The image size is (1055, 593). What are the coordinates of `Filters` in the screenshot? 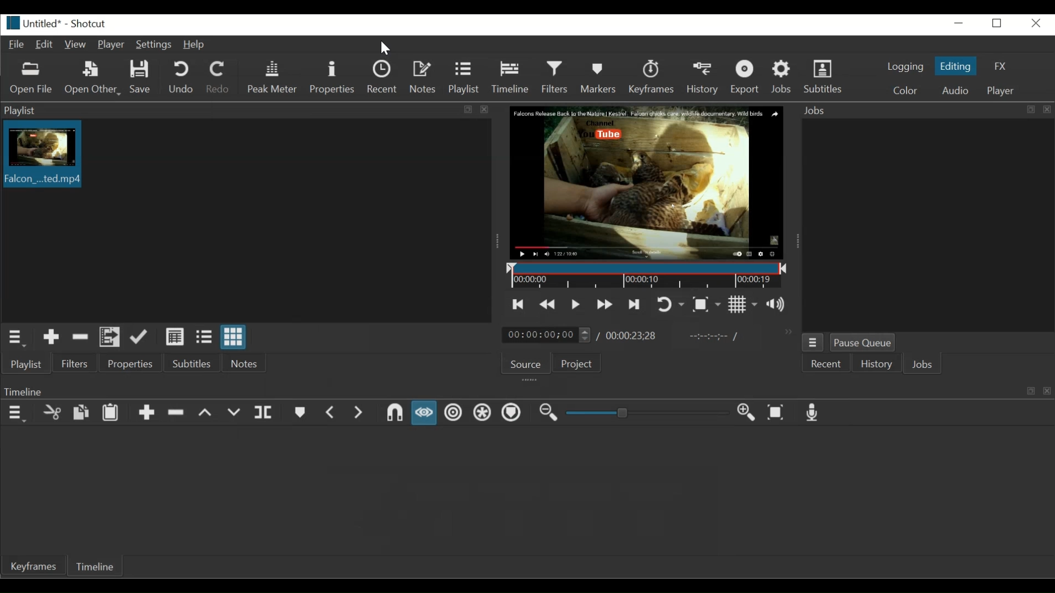 It's located at (75, 363).